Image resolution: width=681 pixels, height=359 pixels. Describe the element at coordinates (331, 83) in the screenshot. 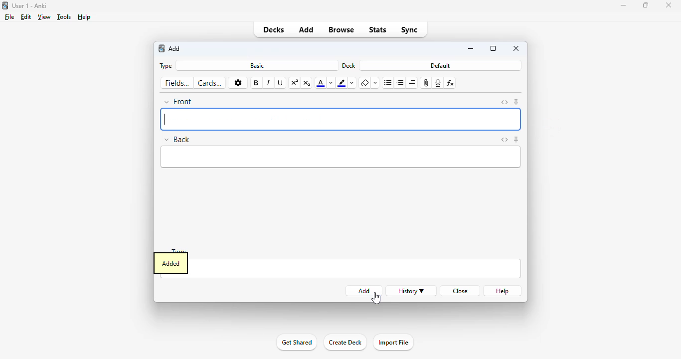

I see `change color` at that location.